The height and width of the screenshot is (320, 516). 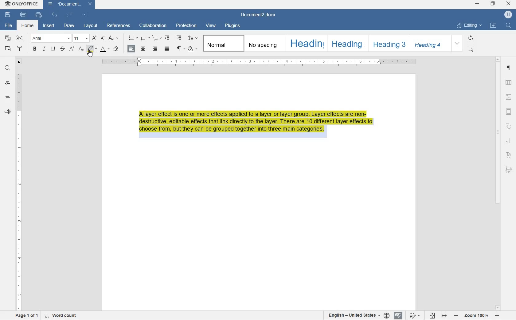 I want to click on signature, so click(x=509, y=170).